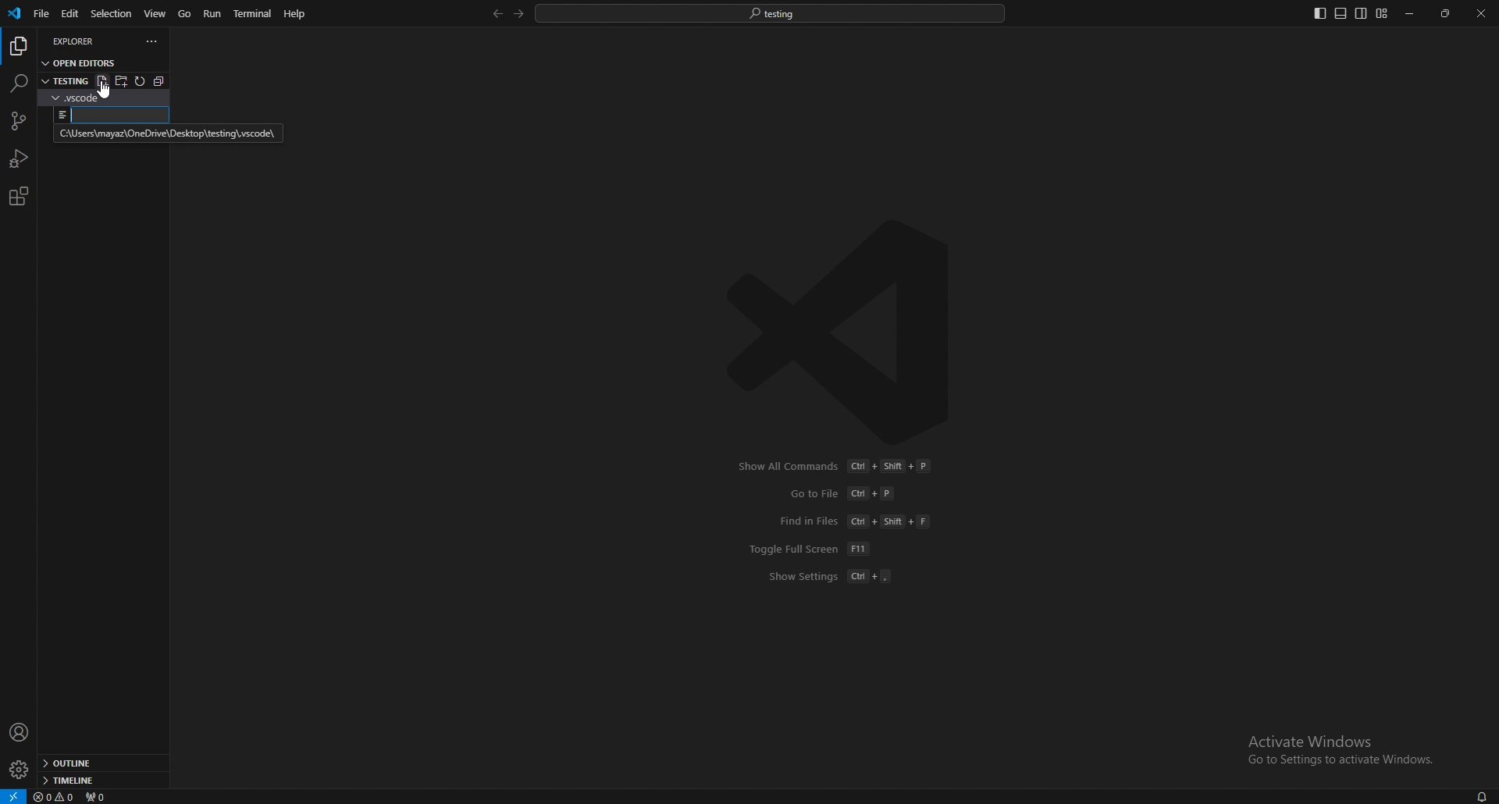  Describe the element at coordinates (55, 798) in the screenshot. I see `errors` at that location.